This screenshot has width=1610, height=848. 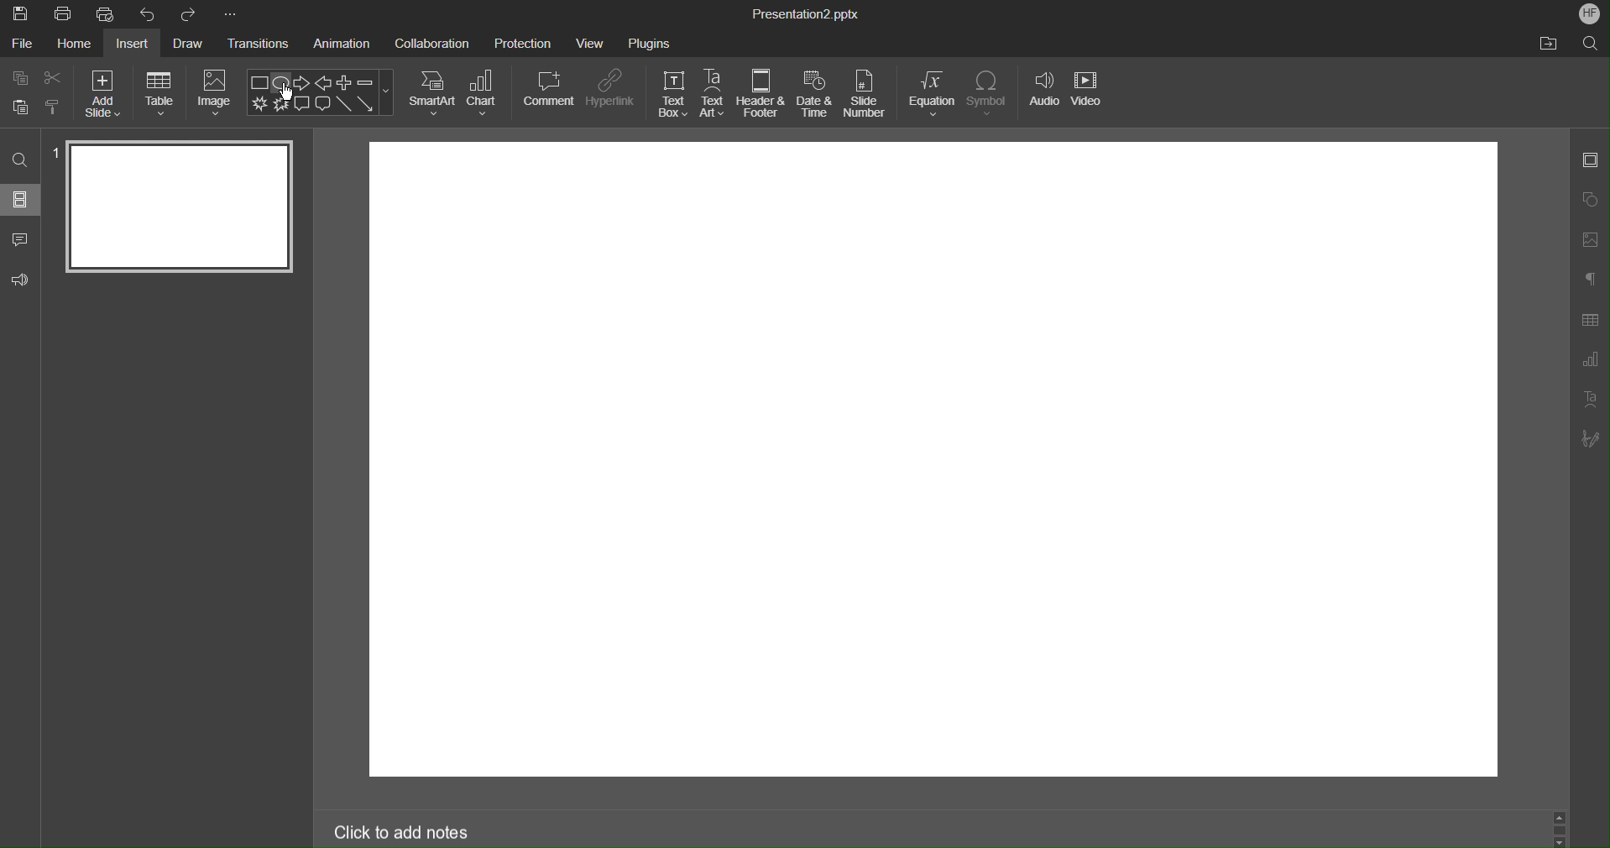 What do you see at coordinates (230, 14) in the screenshot?
I see `More` at bounding box center [230, 14].